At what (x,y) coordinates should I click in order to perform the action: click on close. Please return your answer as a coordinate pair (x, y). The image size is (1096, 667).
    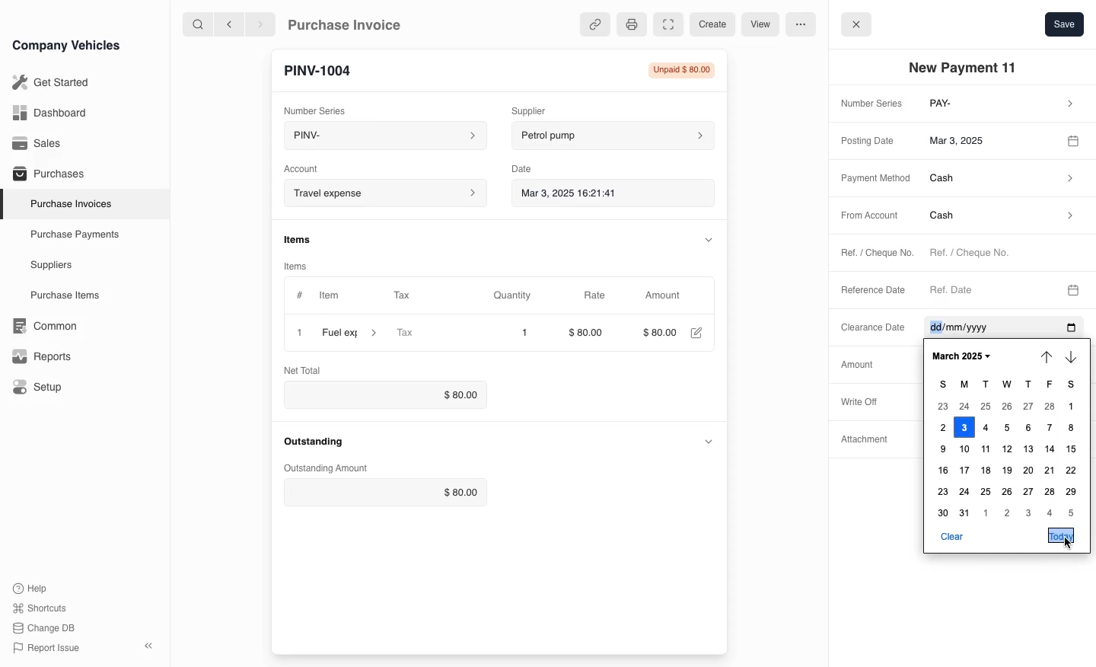
    Looking at the image, I should click on (856, 23).